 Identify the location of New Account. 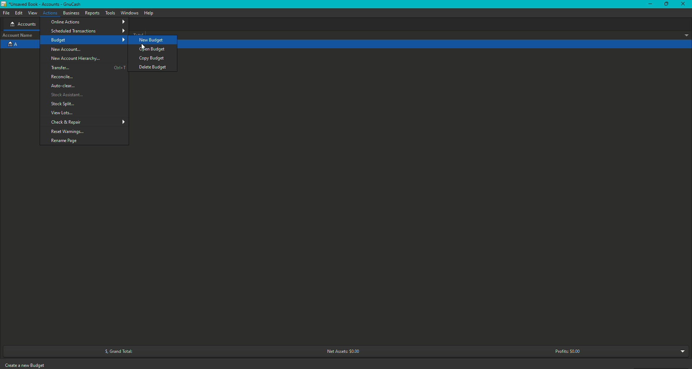
(68, 49).